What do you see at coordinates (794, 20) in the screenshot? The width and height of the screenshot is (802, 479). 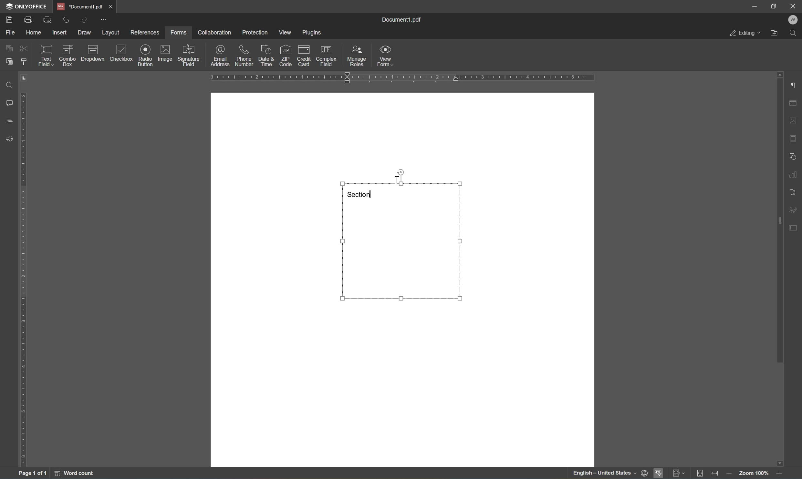 I see `W` at bounding box center [794, 20].